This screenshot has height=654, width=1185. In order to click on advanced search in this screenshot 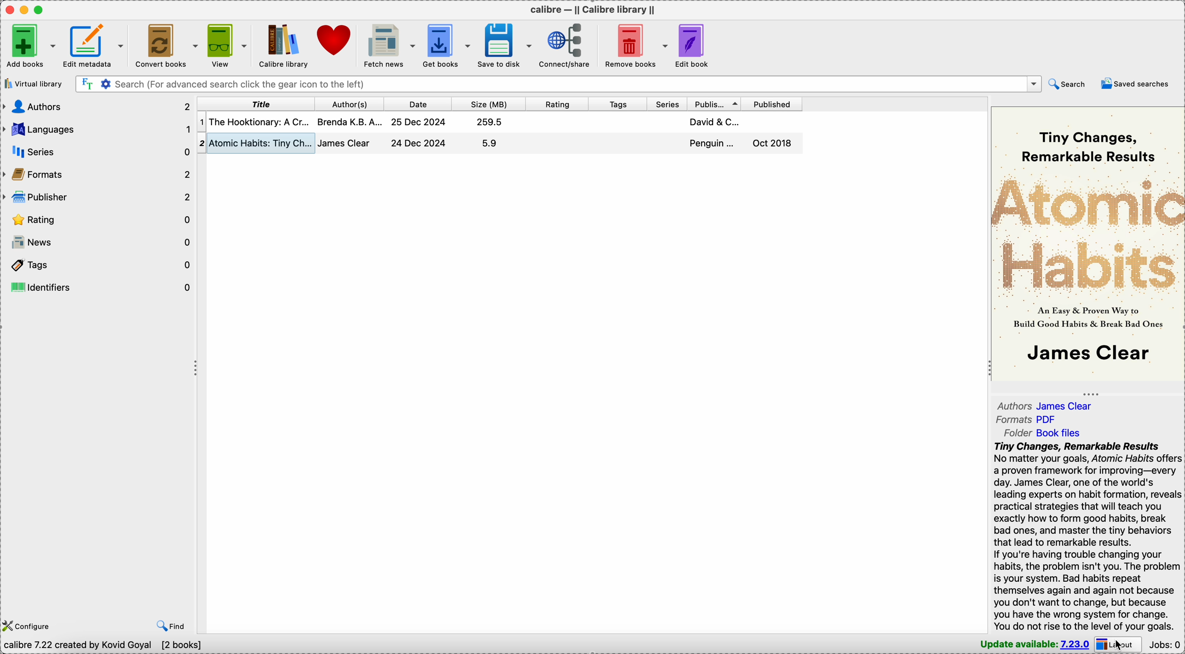, I will do `click(105, 84)`.